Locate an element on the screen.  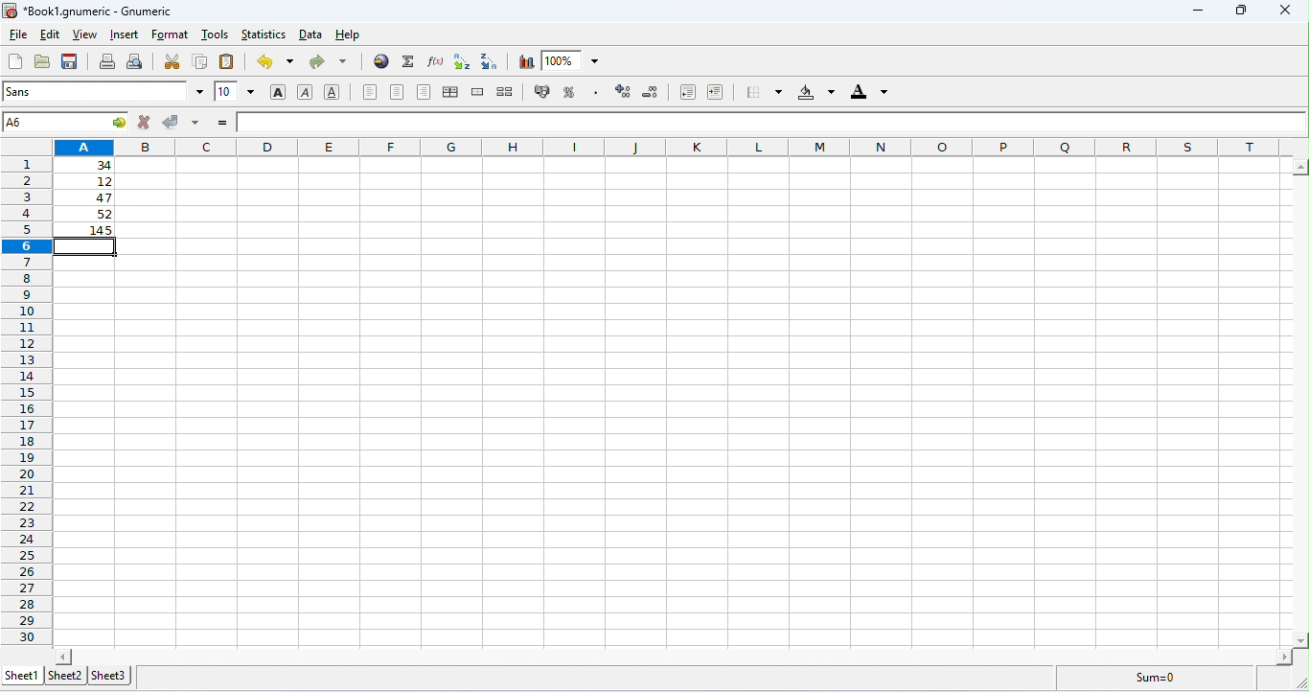
open is located at coordinates (42, 61).